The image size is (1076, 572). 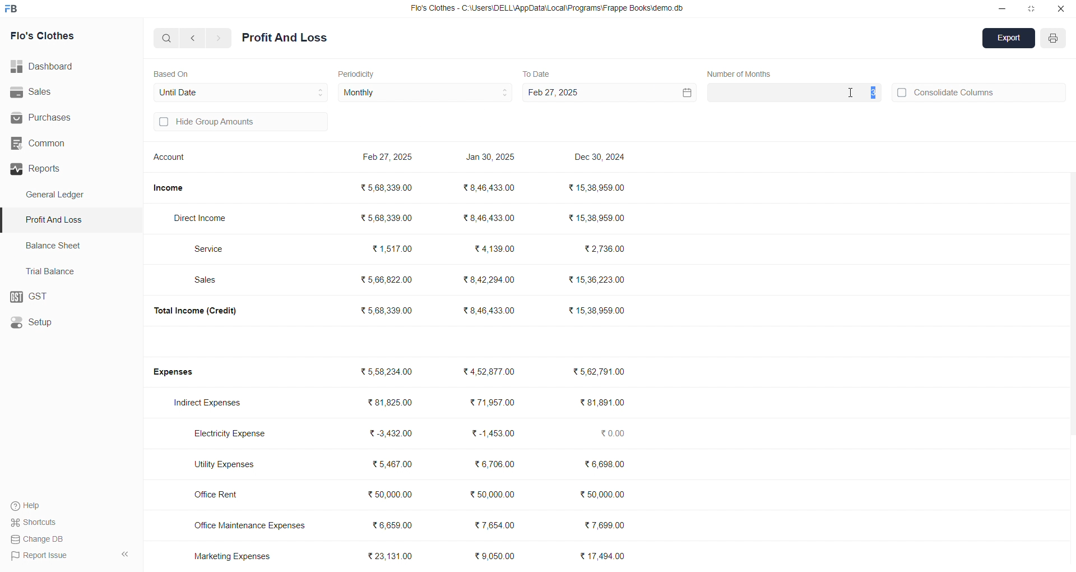 I want to click on ₹568,339.00, so click(x=388, y=216).